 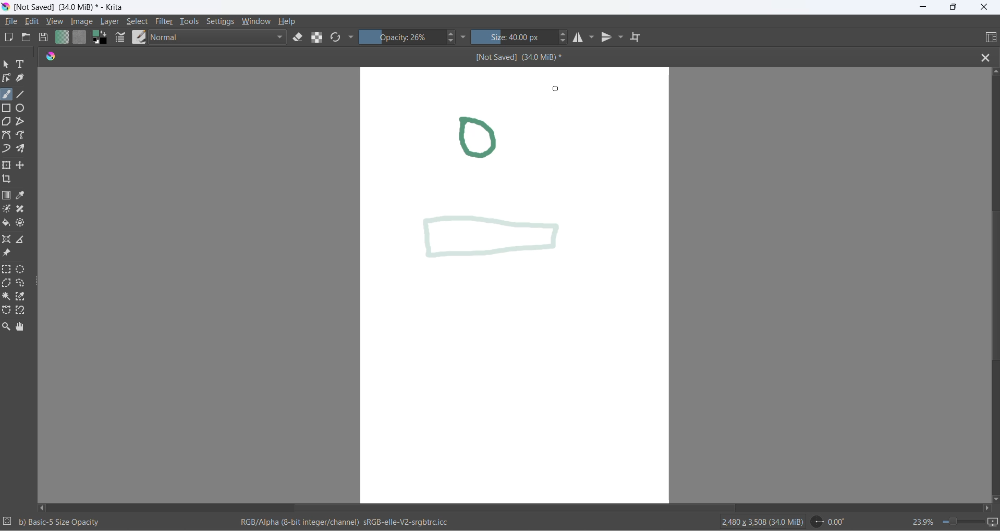 I want to click on maximize, so click(x=951, y=7).